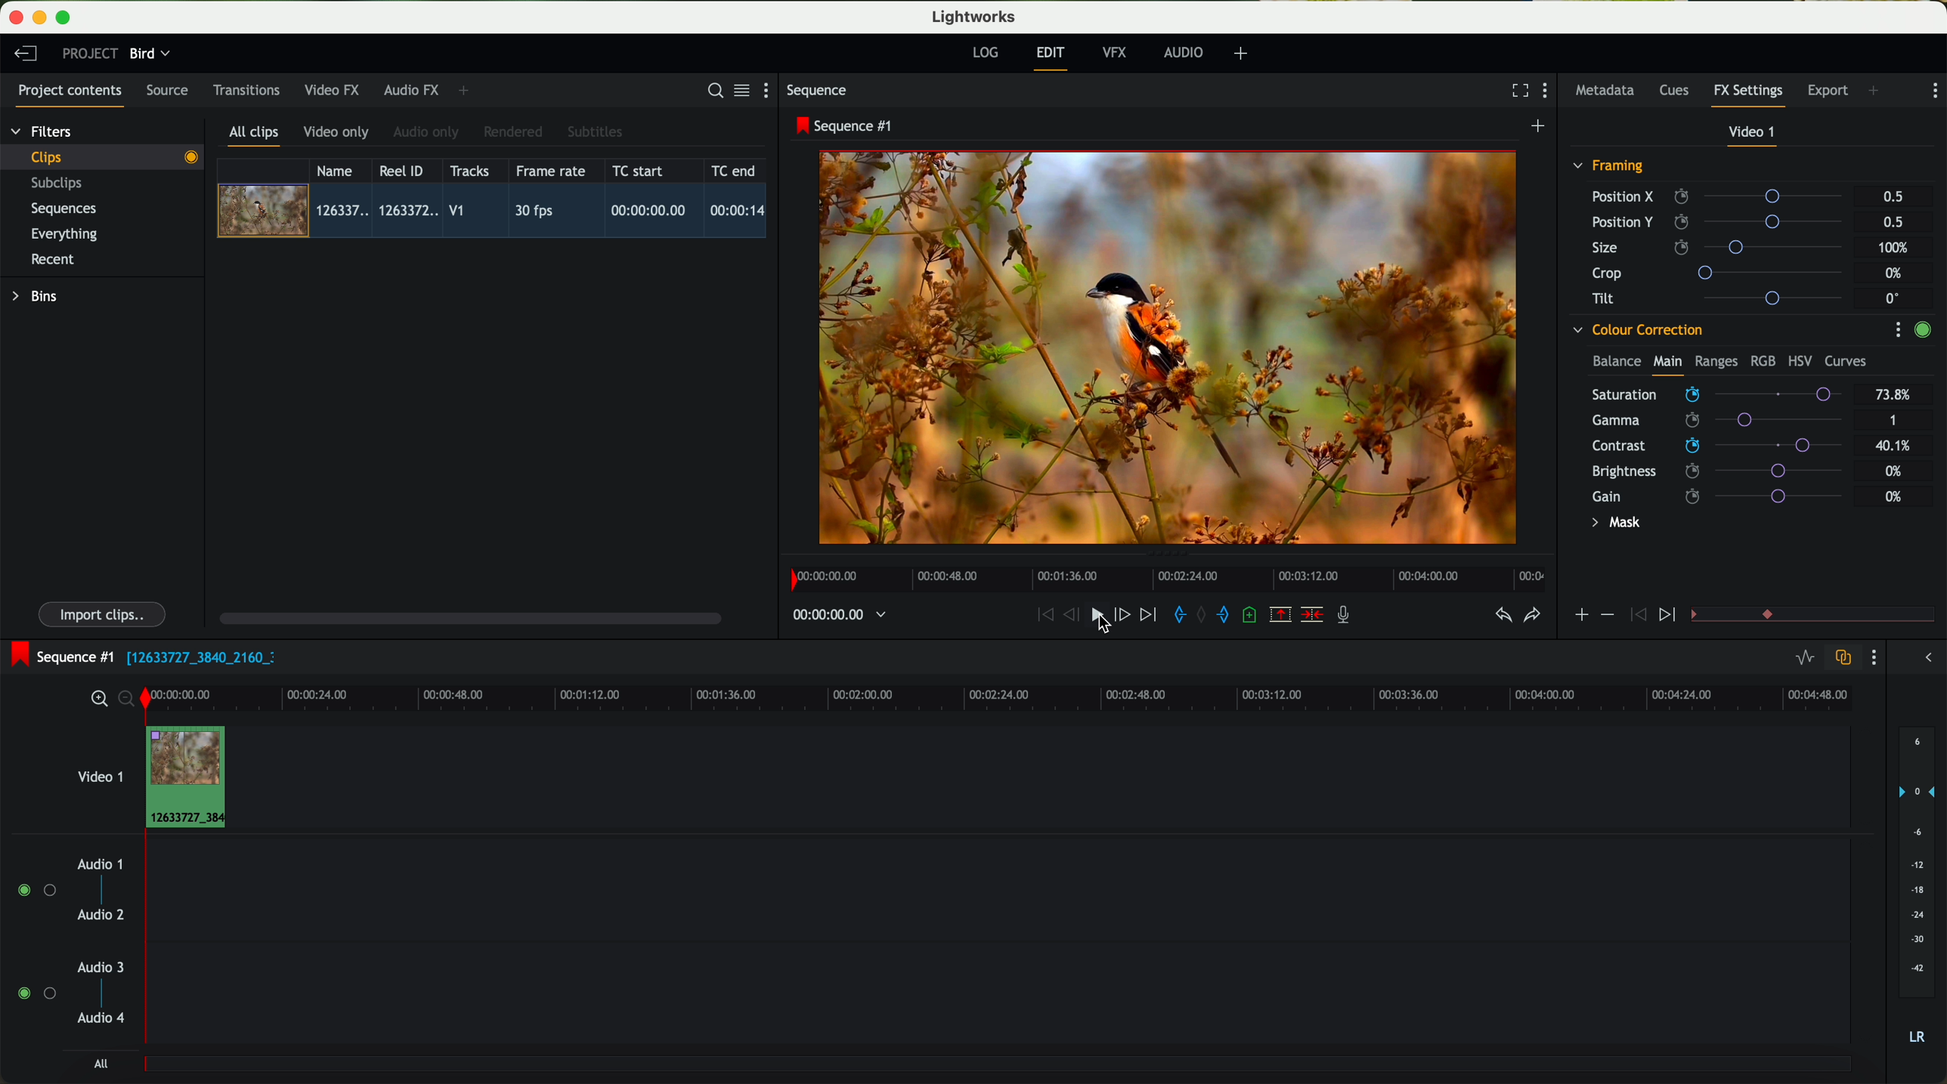 The image size is (1947, 1084). What do you see at coordinates (98, 774) in the screenshot?
I see `video 1` at bounding box center [98, 774].